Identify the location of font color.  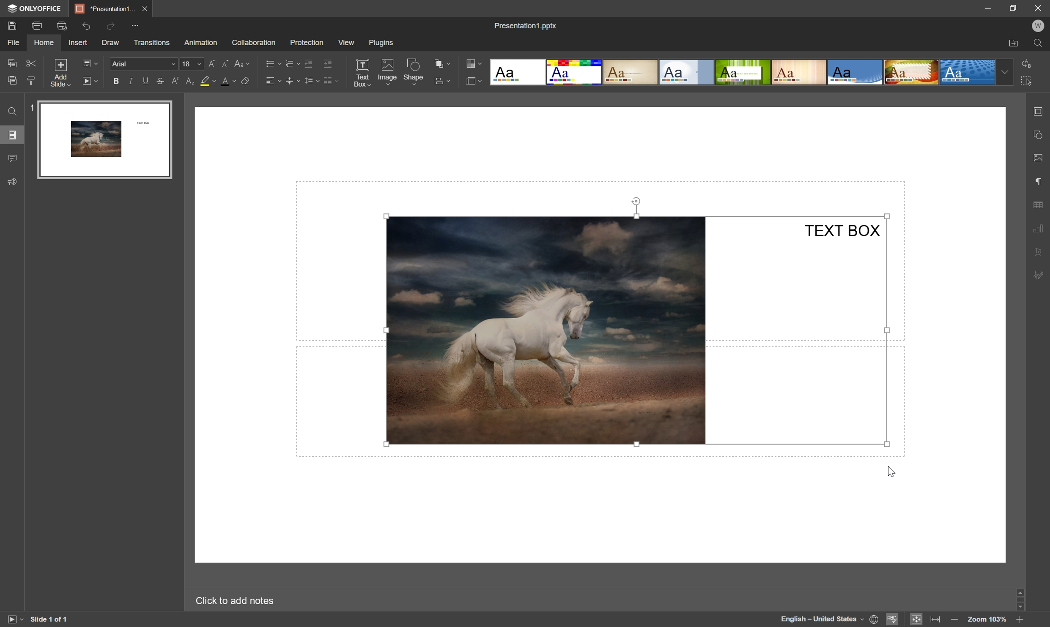
(230, 82).